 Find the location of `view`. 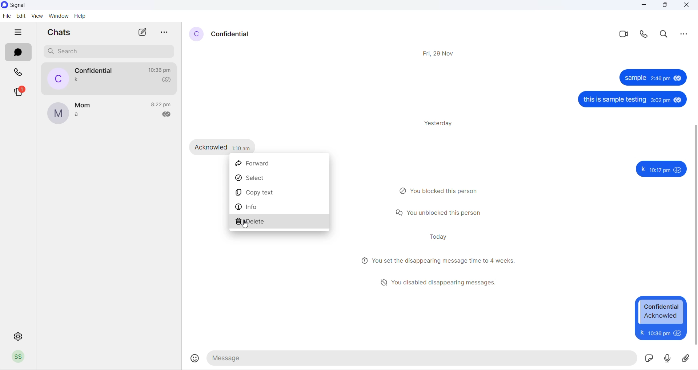

view is located at coordinates (36, 16).